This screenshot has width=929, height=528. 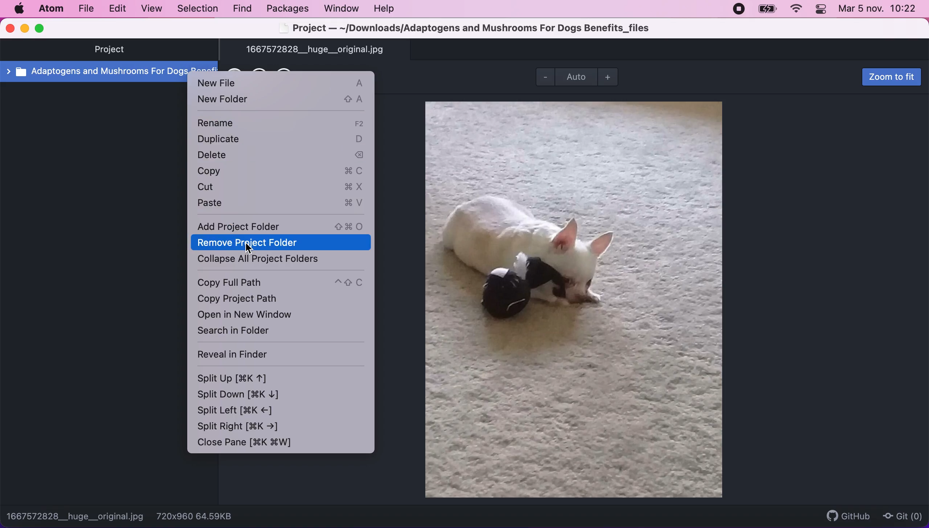 I want to click on split up, so click(x=242, y=378).